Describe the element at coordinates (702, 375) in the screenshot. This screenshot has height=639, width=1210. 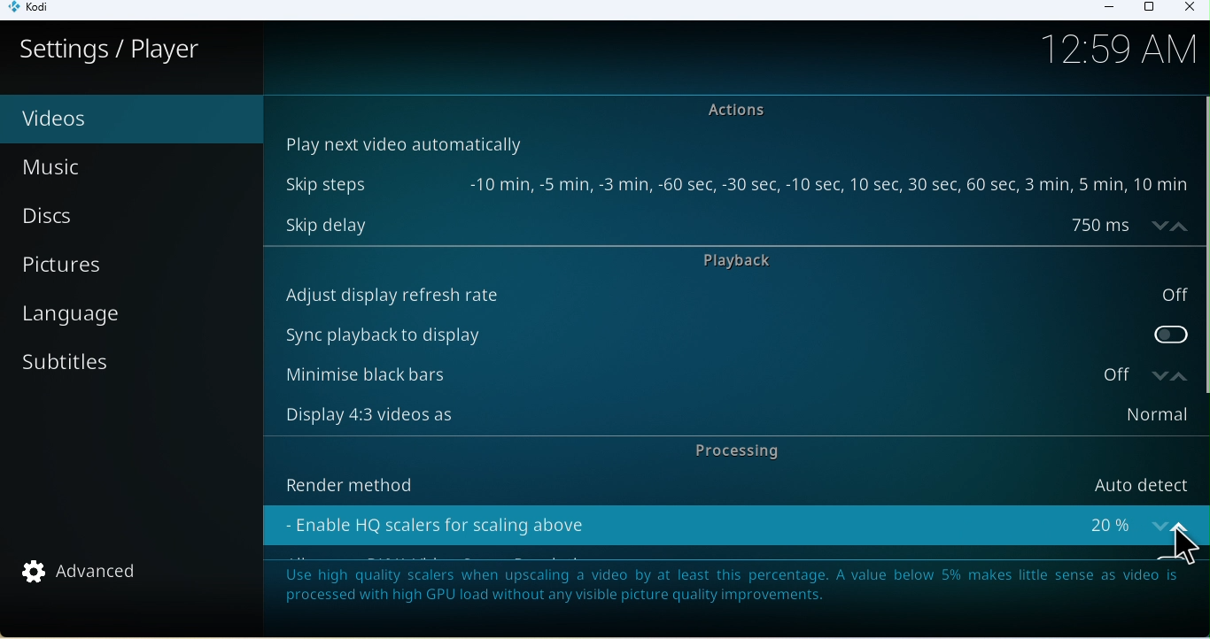
I see `Minimize black bars` at that location.